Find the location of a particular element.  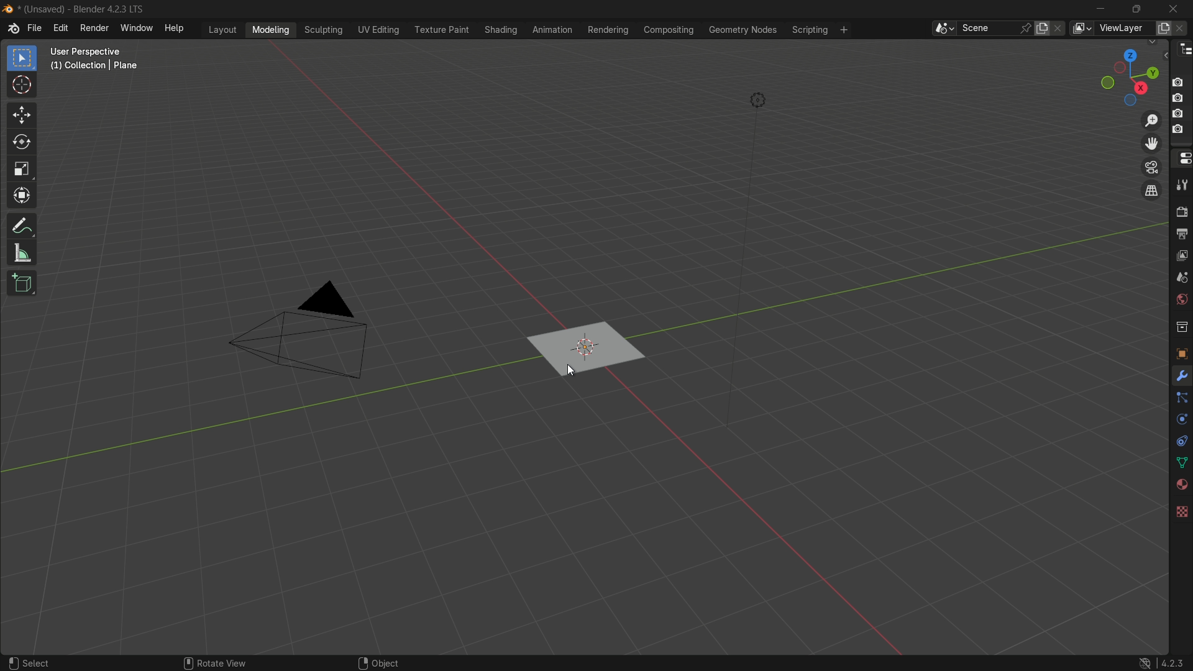

help menu is located at coordinates (175, 28).